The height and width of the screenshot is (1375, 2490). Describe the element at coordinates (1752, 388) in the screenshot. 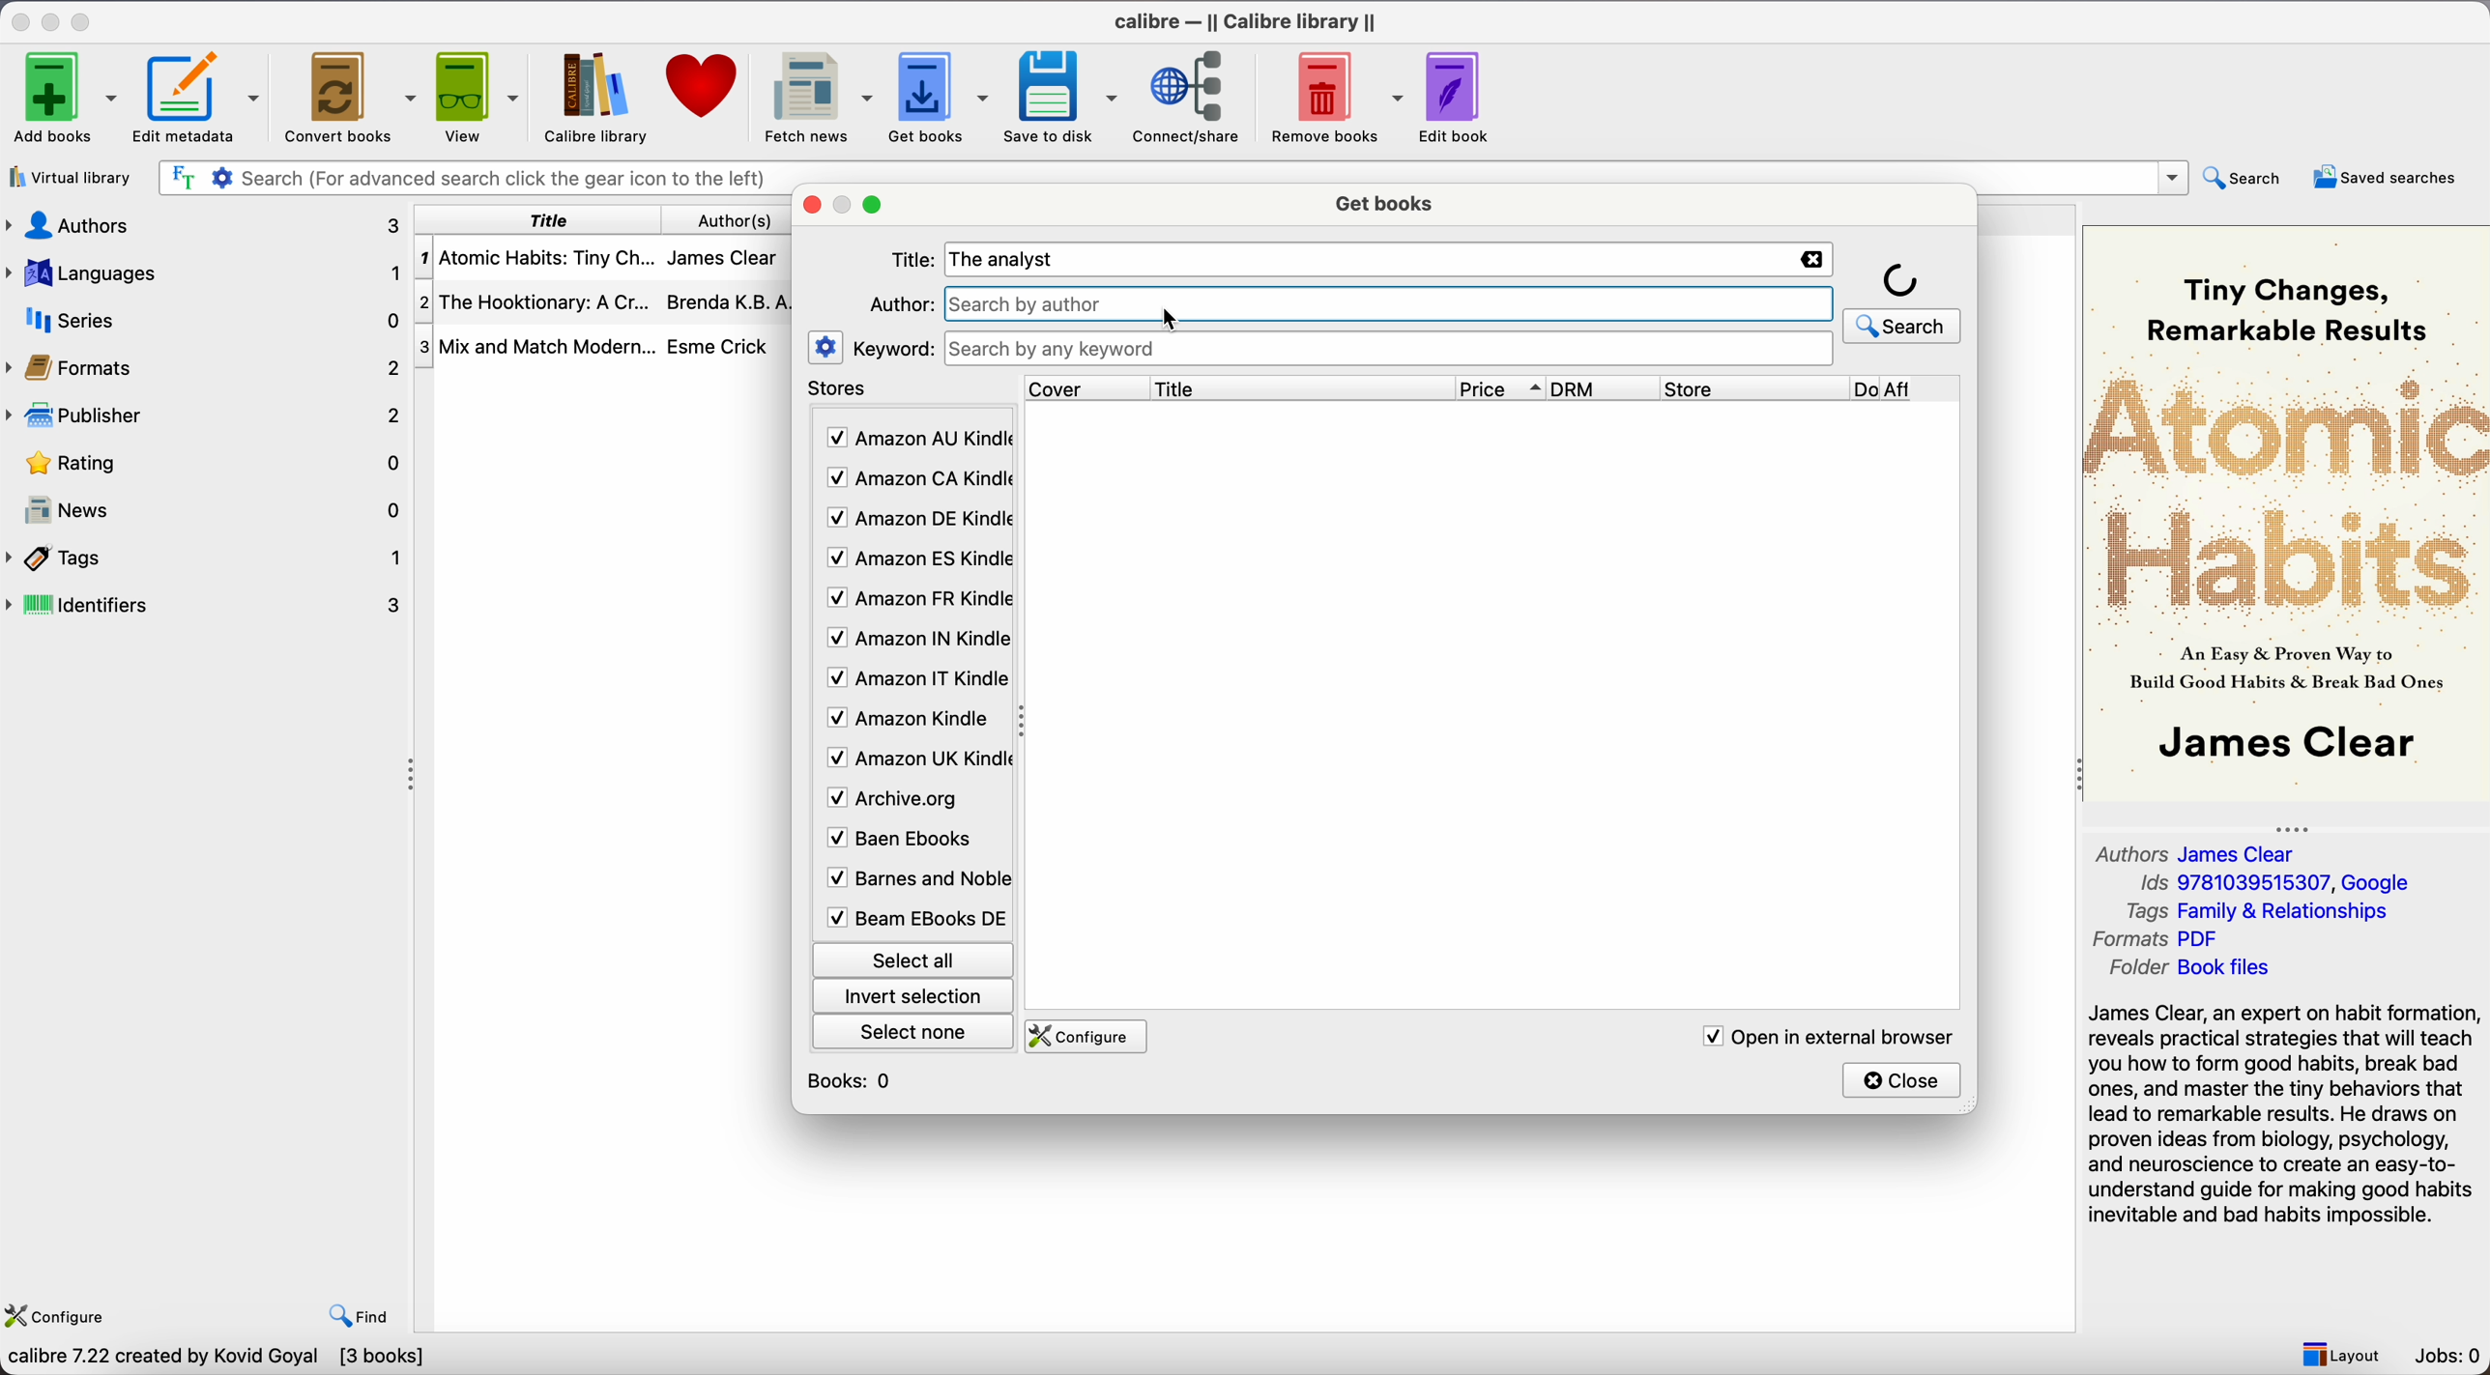

I see `store` at that location.